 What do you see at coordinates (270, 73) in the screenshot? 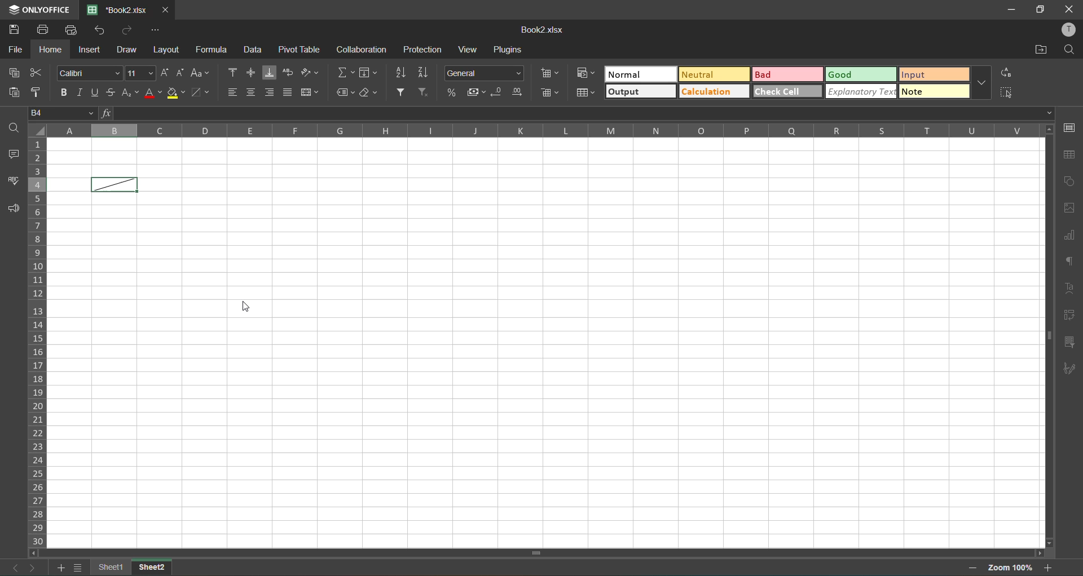
I see `align bottom` at bounding box center [270, 73].